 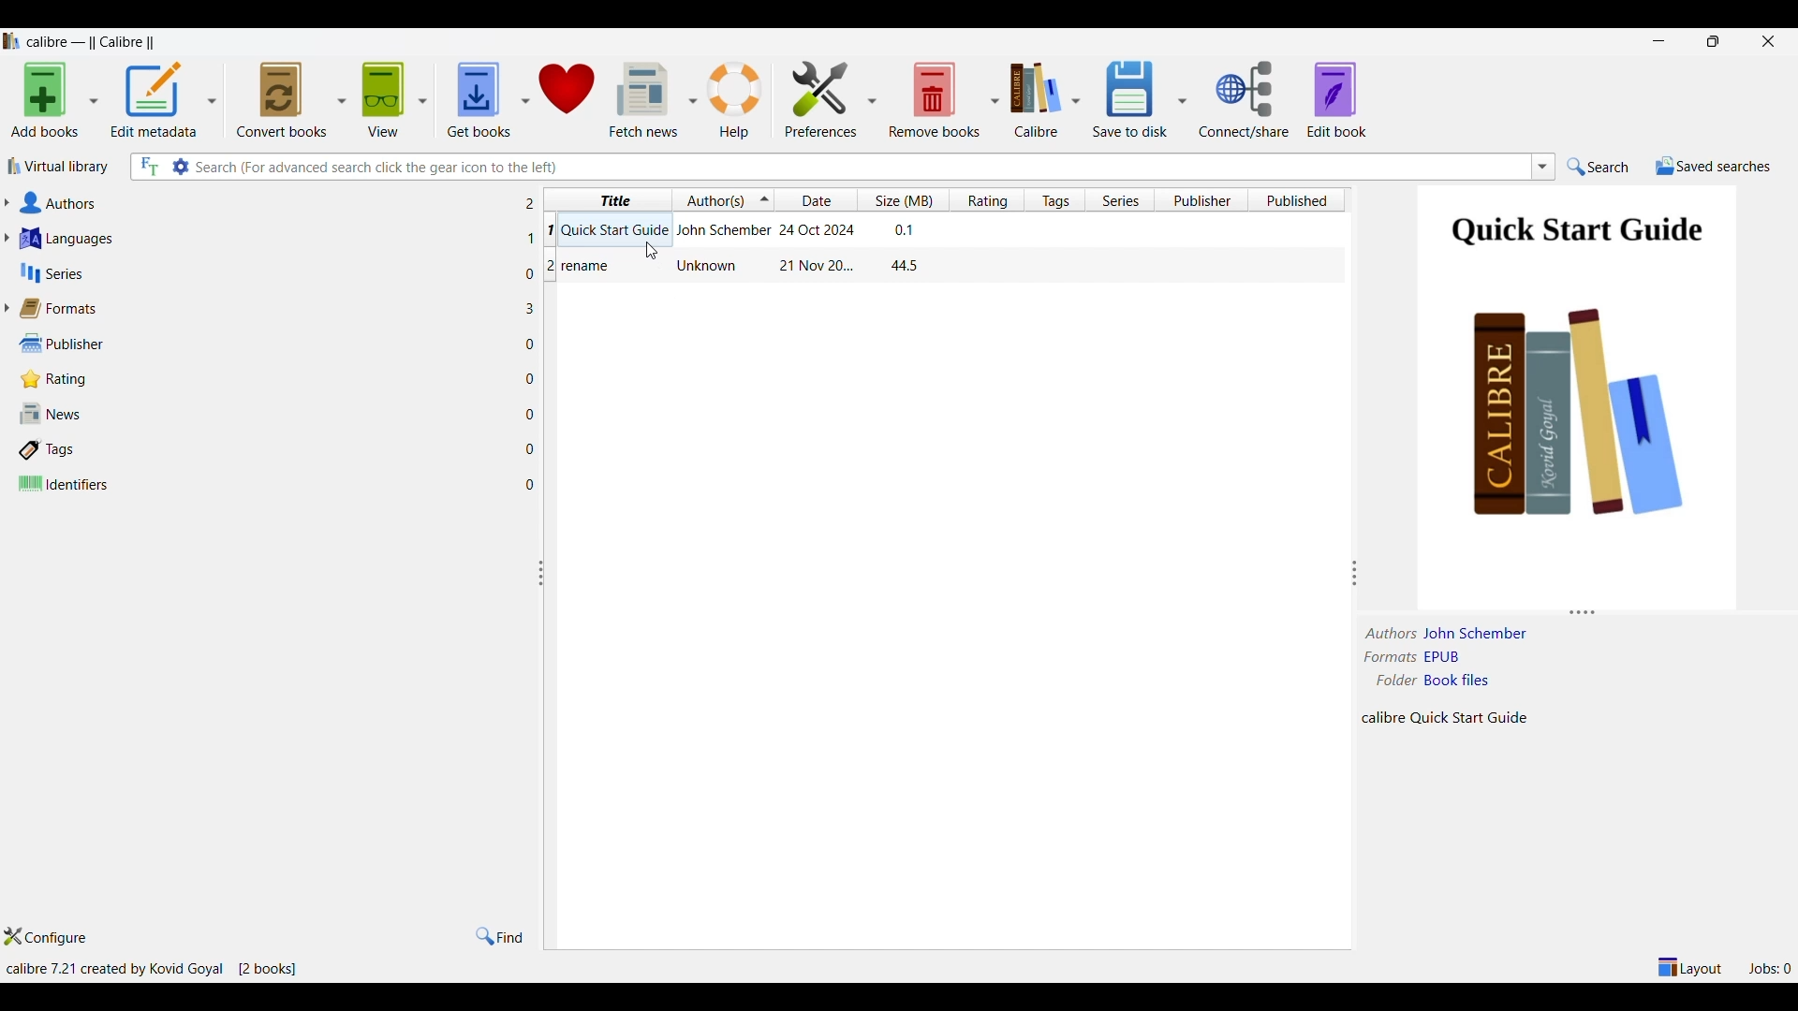 What do you see at coordinates (269, 380) in the screenshot?
I see `Rating` at bounding box center [269, 380].